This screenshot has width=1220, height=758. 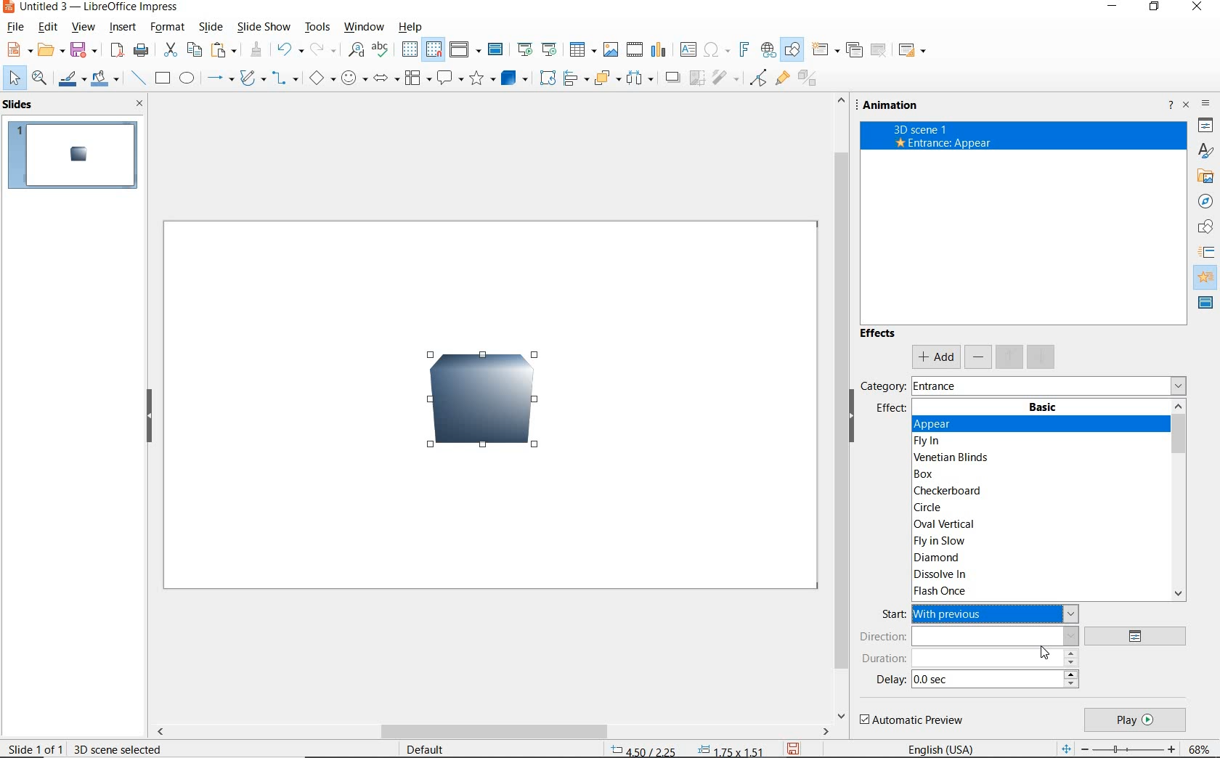 I want to click on rectangle, so click(x=163, y=80).